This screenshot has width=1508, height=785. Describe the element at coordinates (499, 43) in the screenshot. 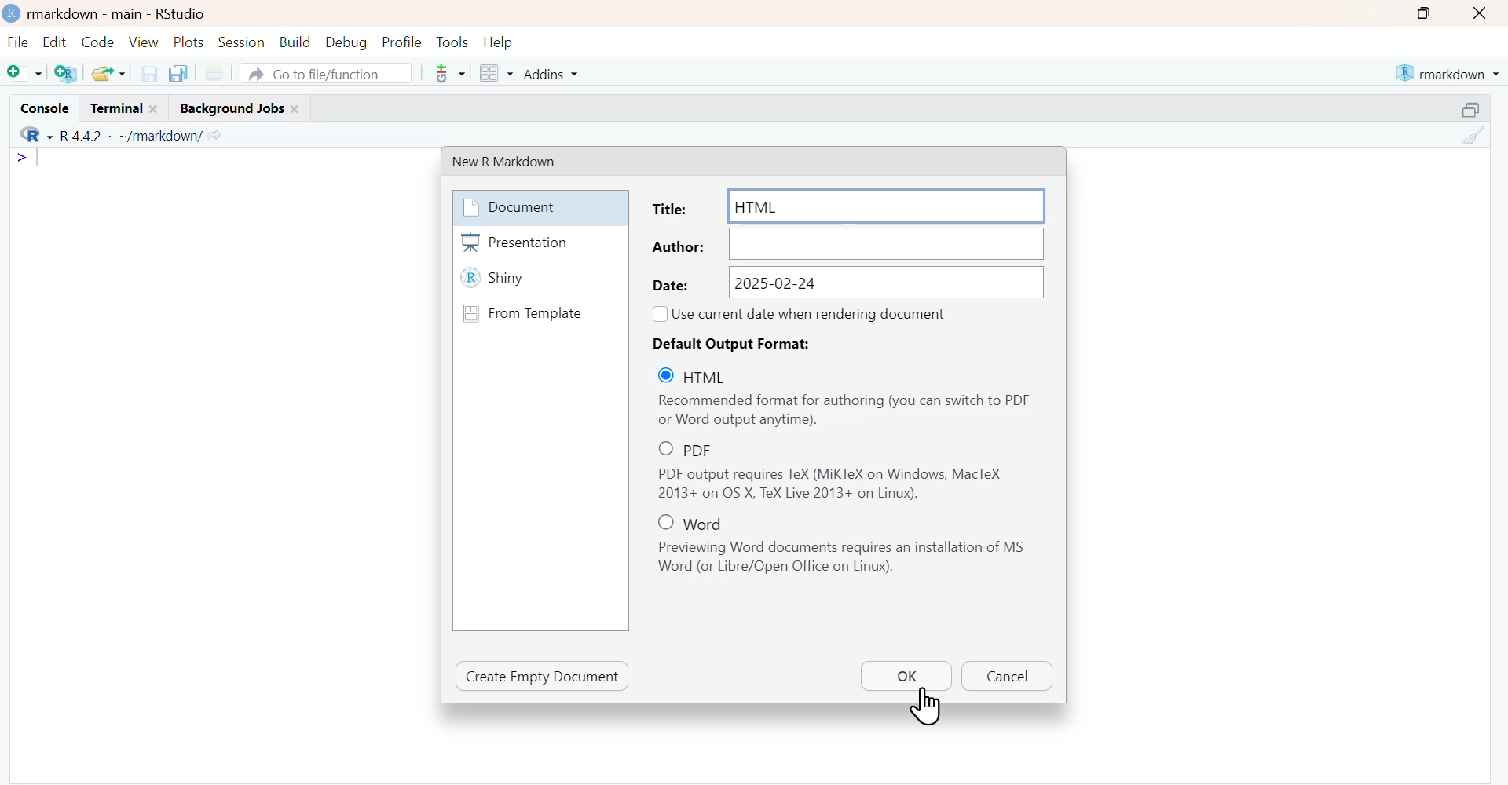

I see `Help` at that location.